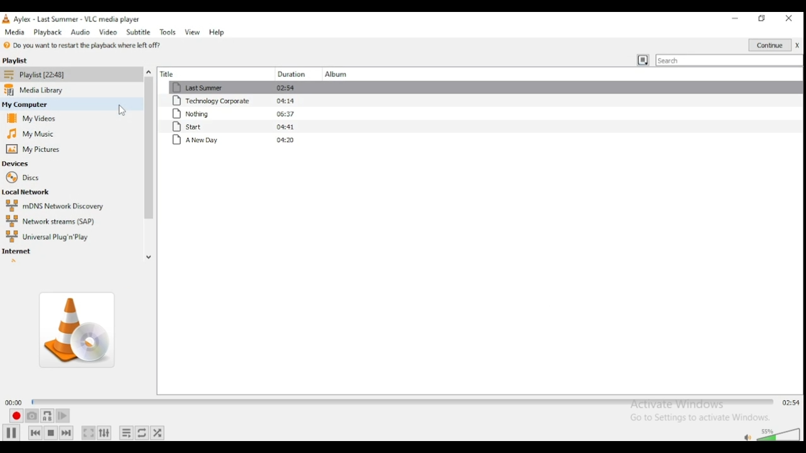 The height and width of the screenshot is (453, 806). What do you see at coordinates (51, 432) in the screenshot?
I see `stop` at bounding box center [51, 432].